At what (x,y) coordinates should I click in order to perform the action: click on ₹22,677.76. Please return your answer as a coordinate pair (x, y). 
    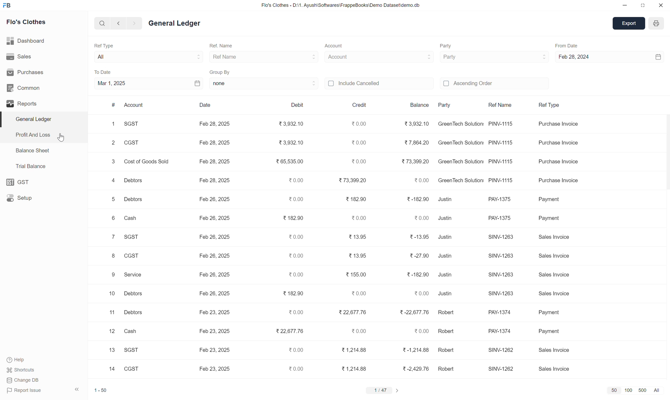
    Looking at the image, I should click on (288, 332).